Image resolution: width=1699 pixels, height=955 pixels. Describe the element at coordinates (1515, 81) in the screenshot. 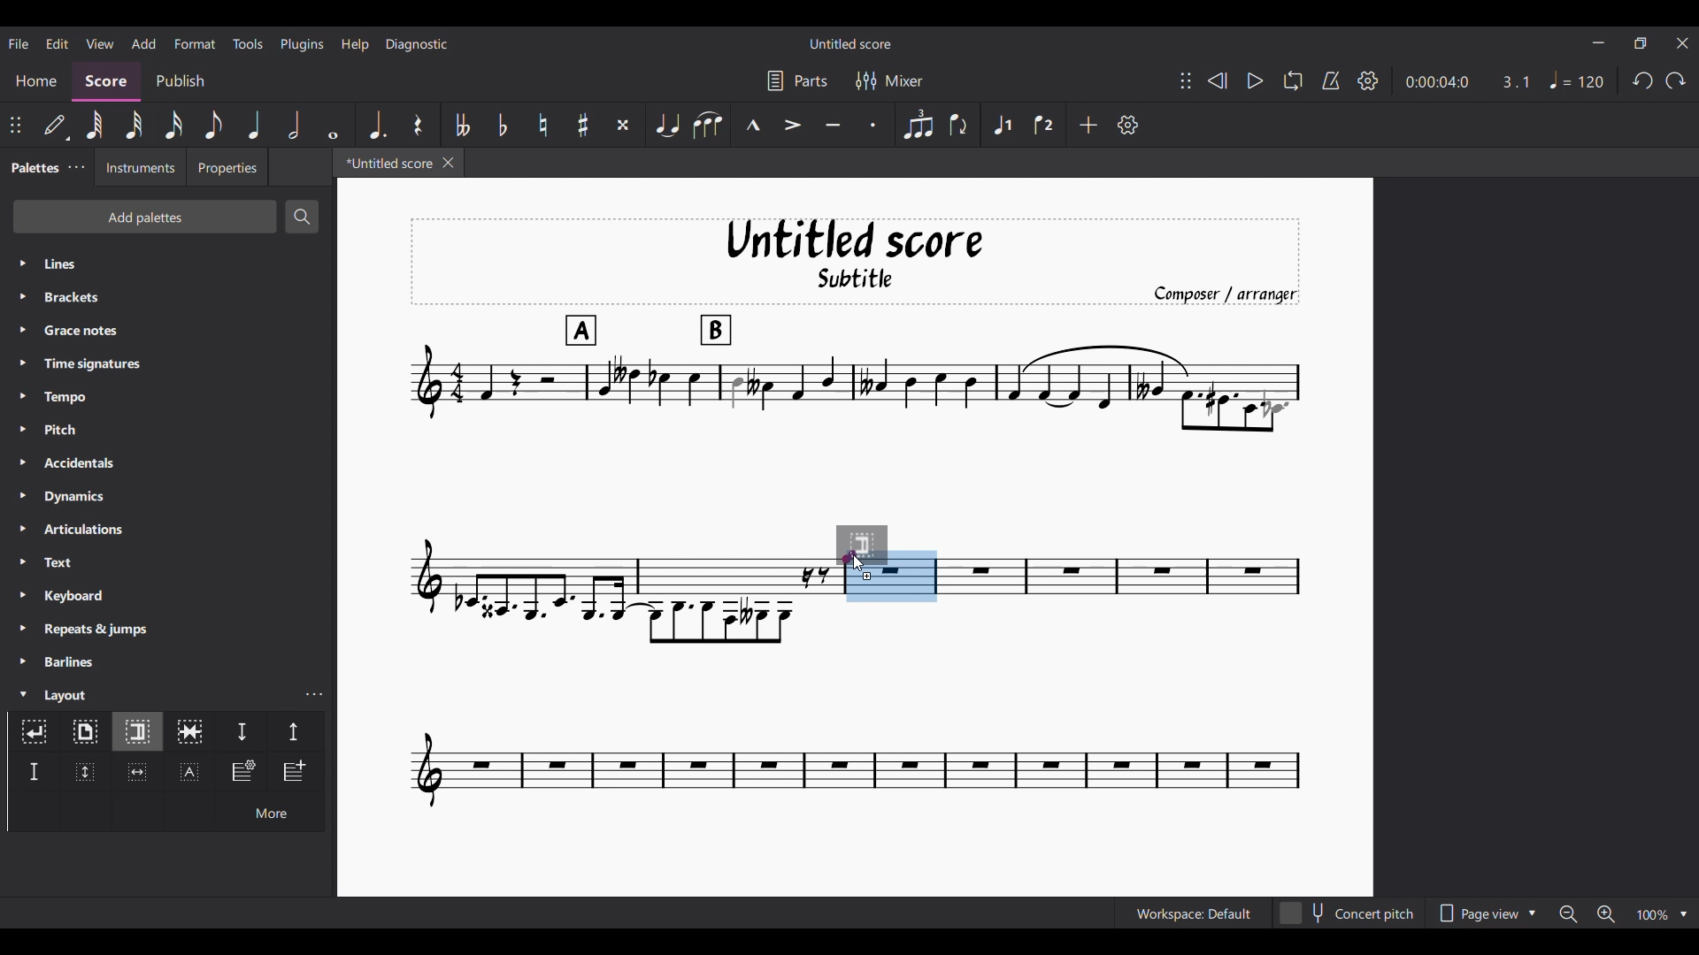

I see `3.1` at that location.